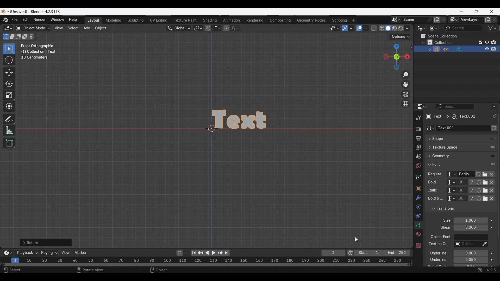 This screenshot has width=500, height=281. I want to click on Toggle pin ID, so click(494, 117).